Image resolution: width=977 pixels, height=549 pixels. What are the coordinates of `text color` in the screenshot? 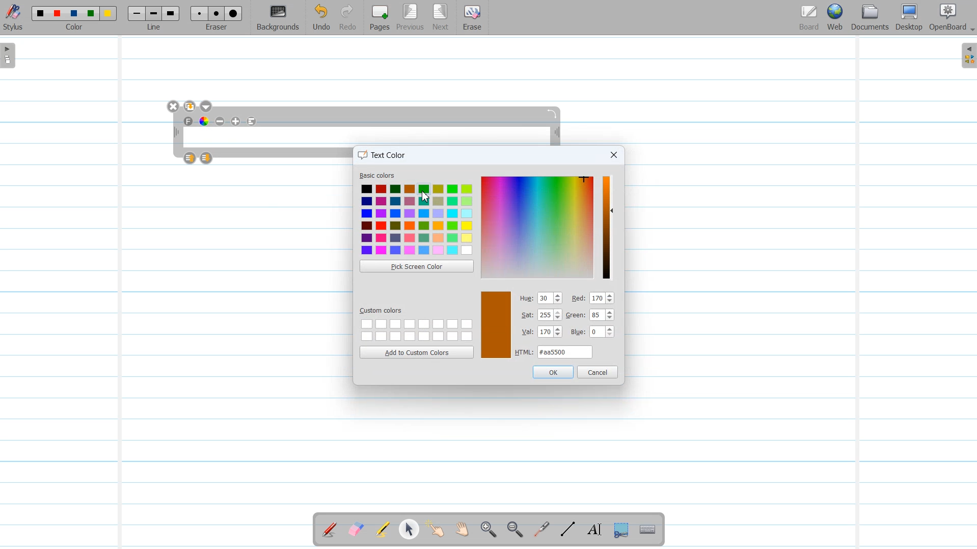 It's located at (385, 154).